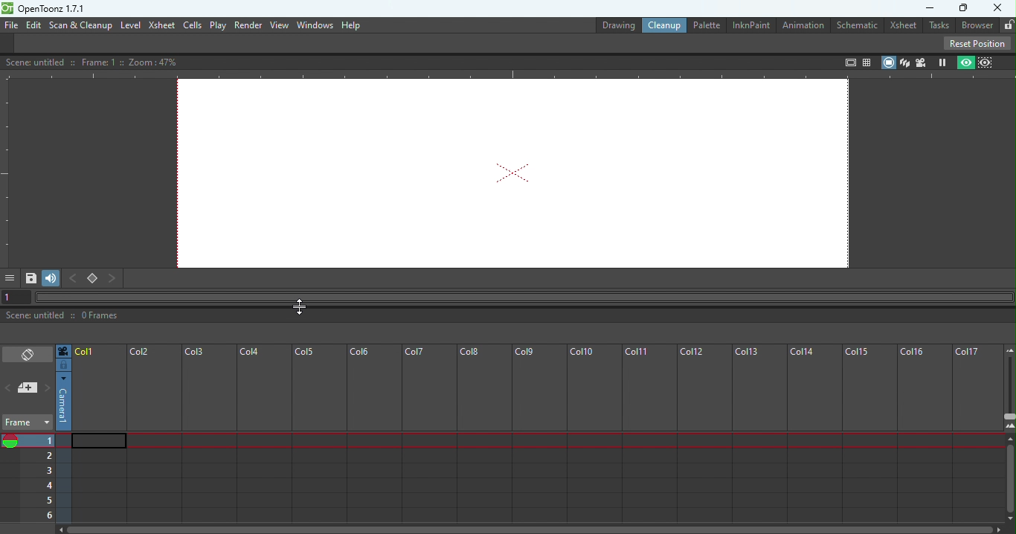  What do you see at coordinates (161, 26) in the screenshot?
I see `Xsheet` at bounding box center [161, 26].